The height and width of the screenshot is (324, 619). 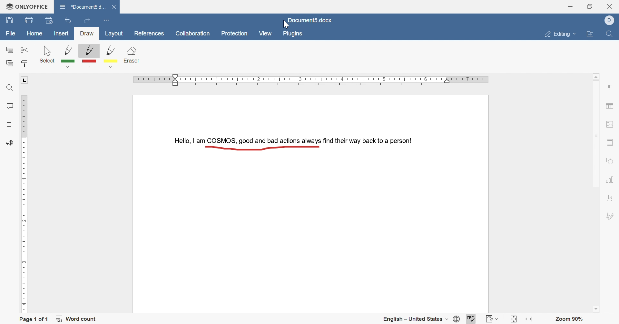 What do you see at coordinates (596, 133) in the screenshot?
I see `scroll bar` at bounding box center [596, 133].